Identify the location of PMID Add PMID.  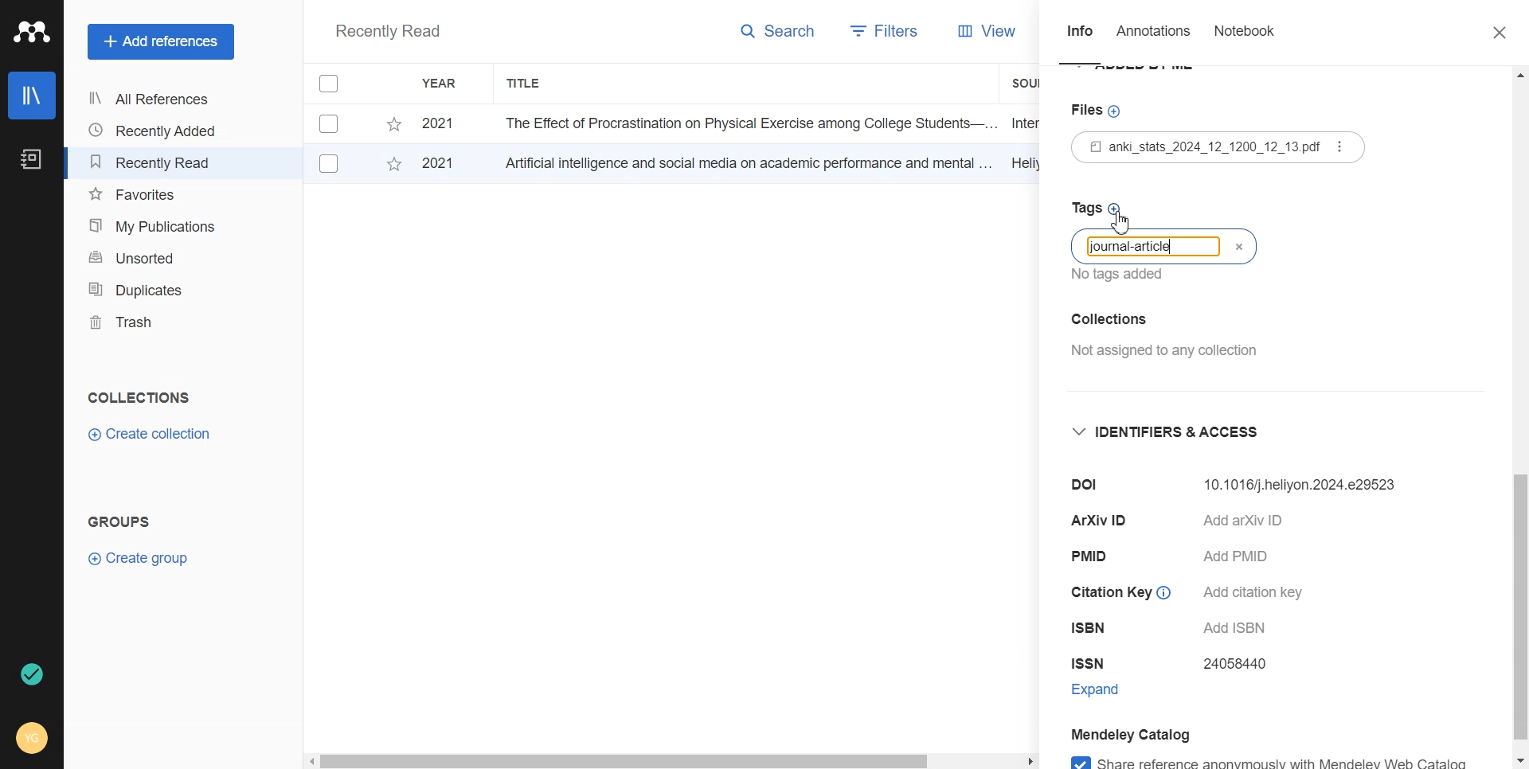
(1181, 559).